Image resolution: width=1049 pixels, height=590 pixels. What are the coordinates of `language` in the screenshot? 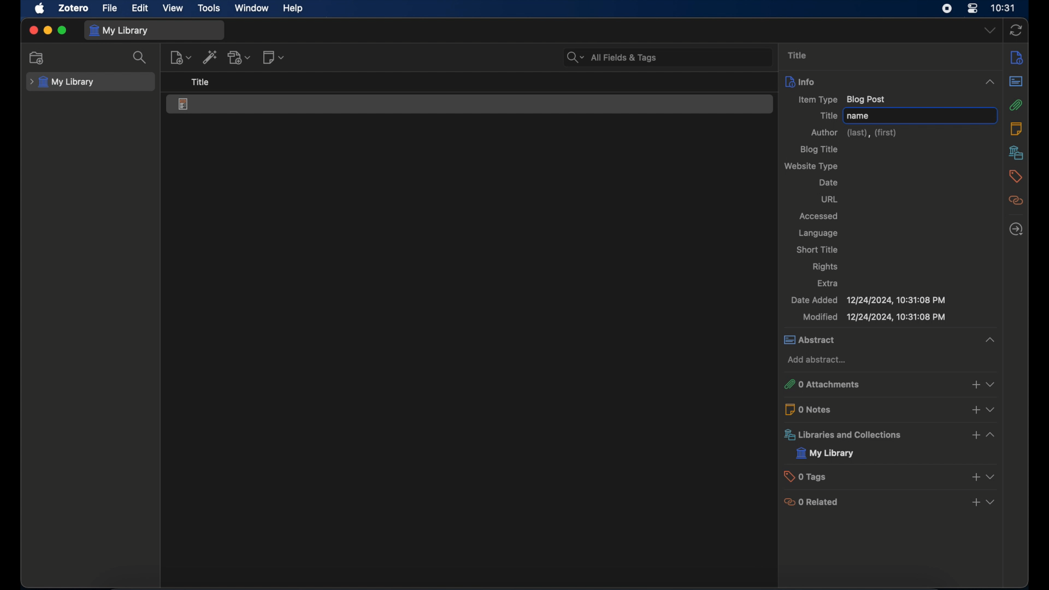 It's located at (820, 234).